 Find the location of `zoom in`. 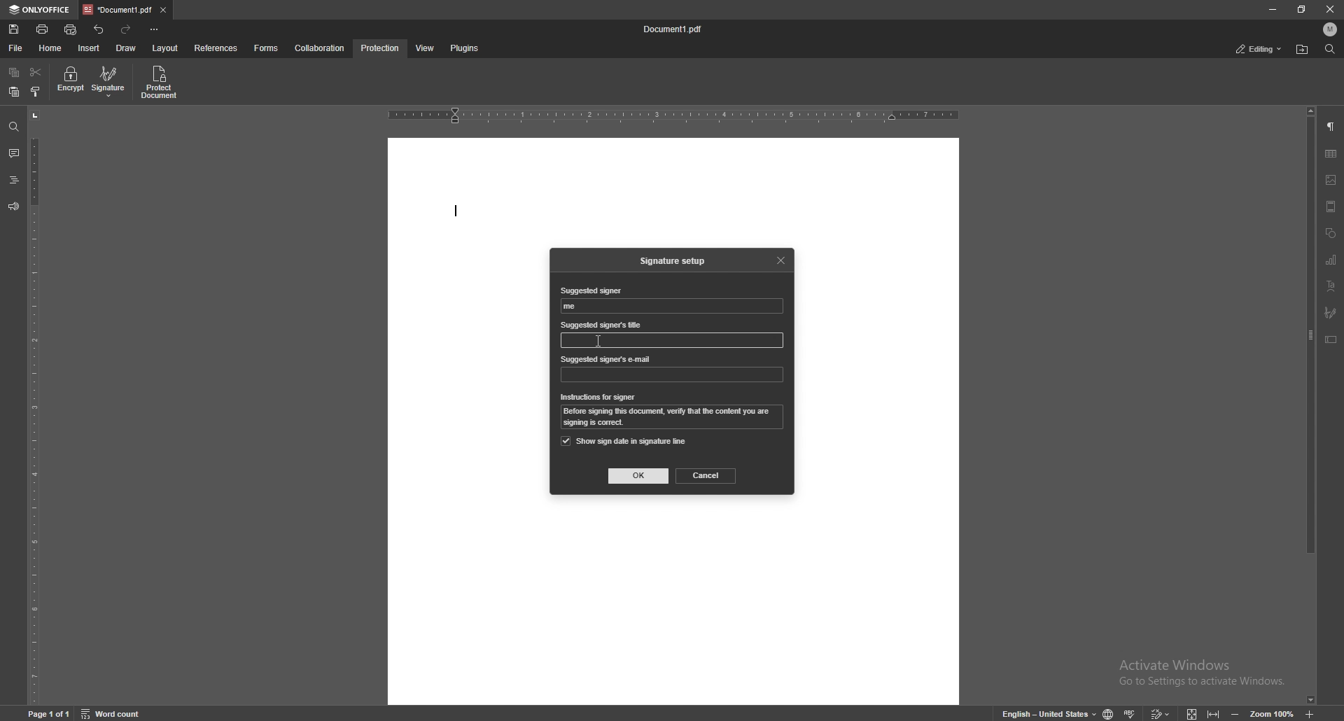

zoom in is located at coordinates (1322, 714).